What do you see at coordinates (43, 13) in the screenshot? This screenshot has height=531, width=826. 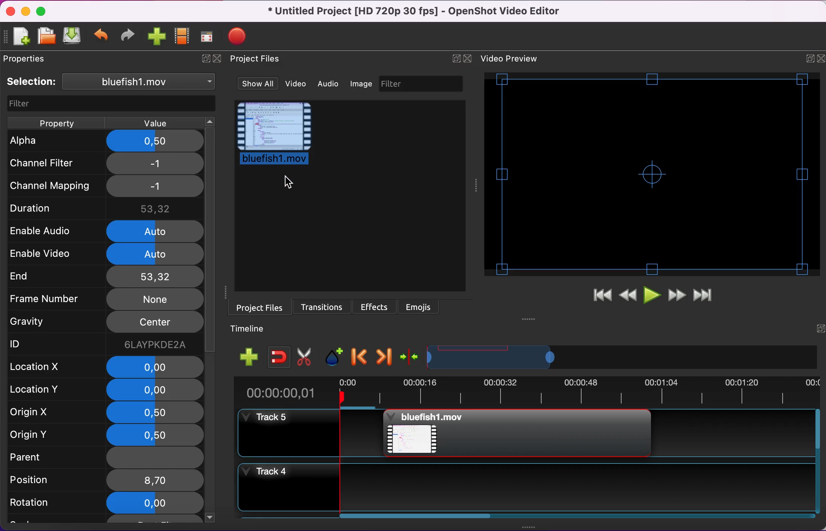 I see `maximize` at bounding box center [43, 13].